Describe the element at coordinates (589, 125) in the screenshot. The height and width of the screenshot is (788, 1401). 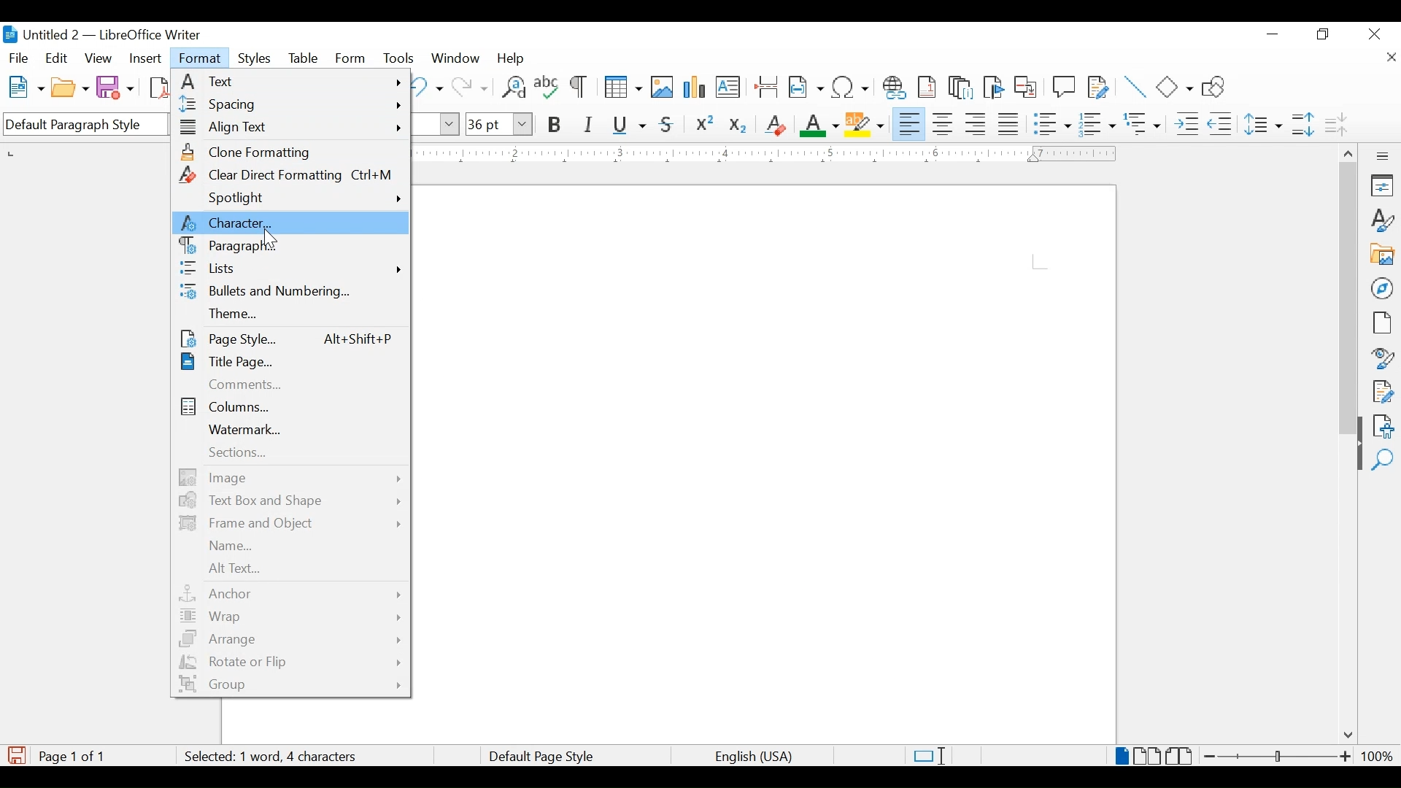
I see `italic` at that location.